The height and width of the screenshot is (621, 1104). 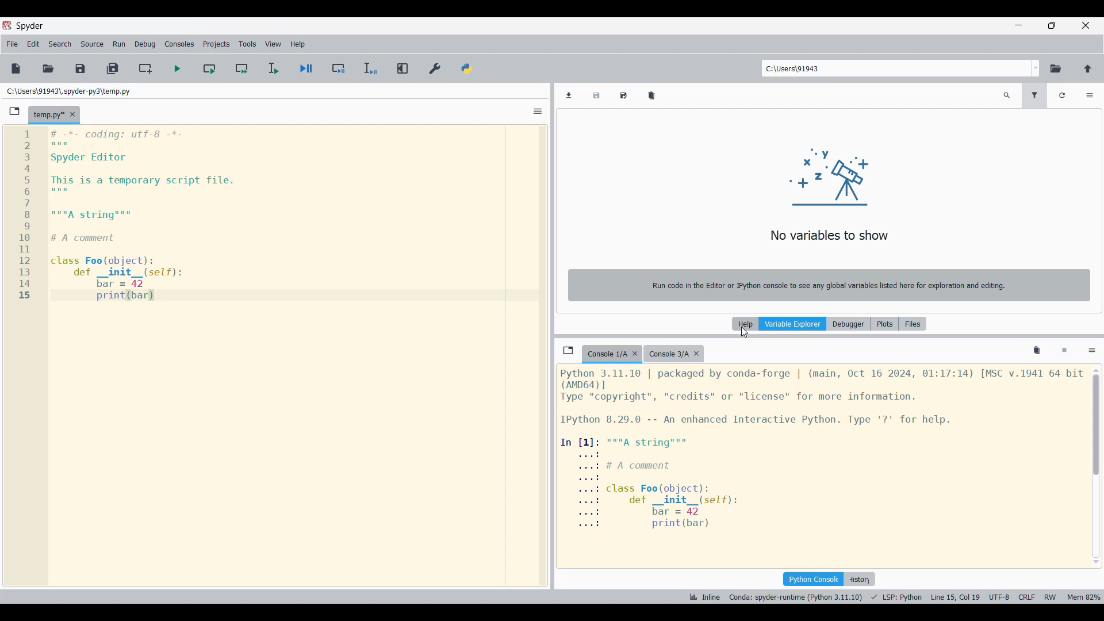 I want to click on File menu, so click(x=12, y=44).